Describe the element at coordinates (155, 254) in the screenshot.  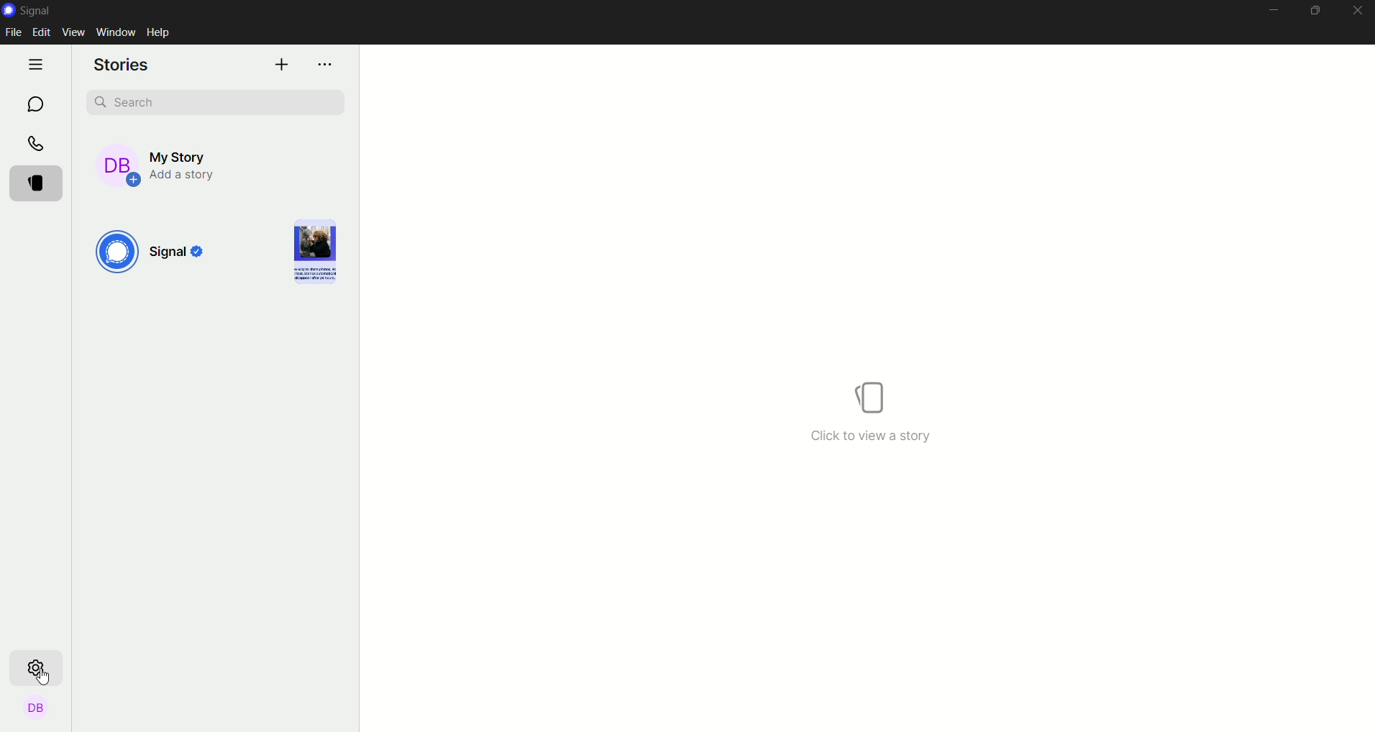
I see `signal logo` at that location.